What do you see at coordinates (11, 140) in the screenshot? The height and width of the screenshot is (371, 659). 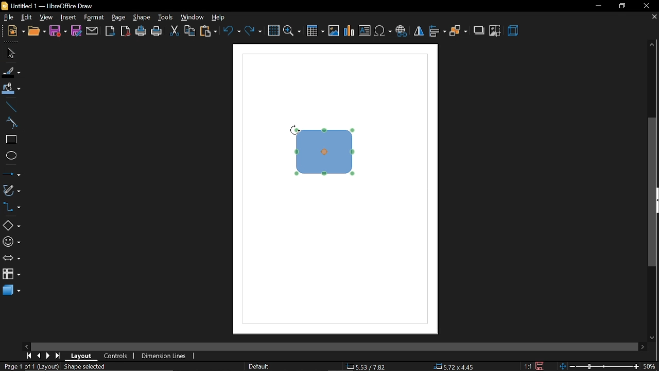 I see `rectangle` at bounding box center [11, 140].